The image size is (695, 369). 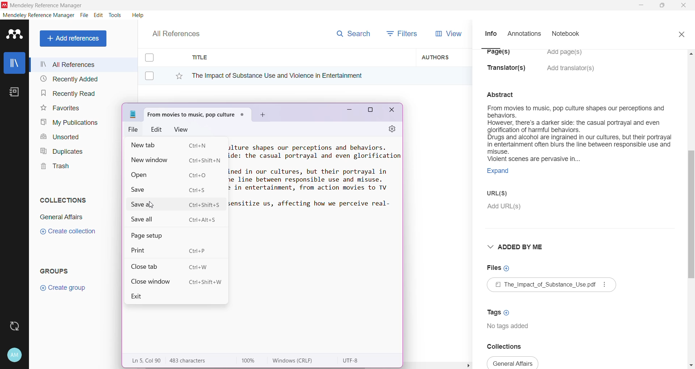 I want to click on Page(s), so click(x=497, y=55).